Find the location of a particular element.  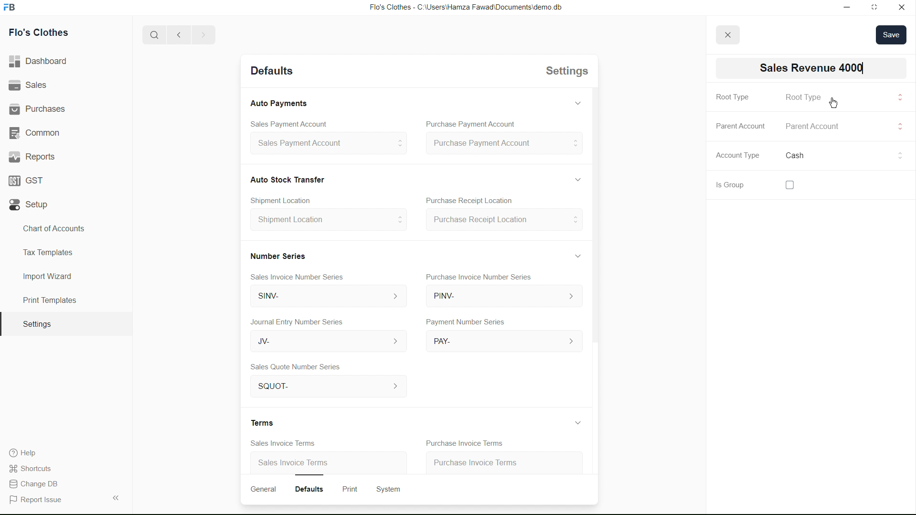

Purchase Invoice Number Series is located at coordinates (482, 278).